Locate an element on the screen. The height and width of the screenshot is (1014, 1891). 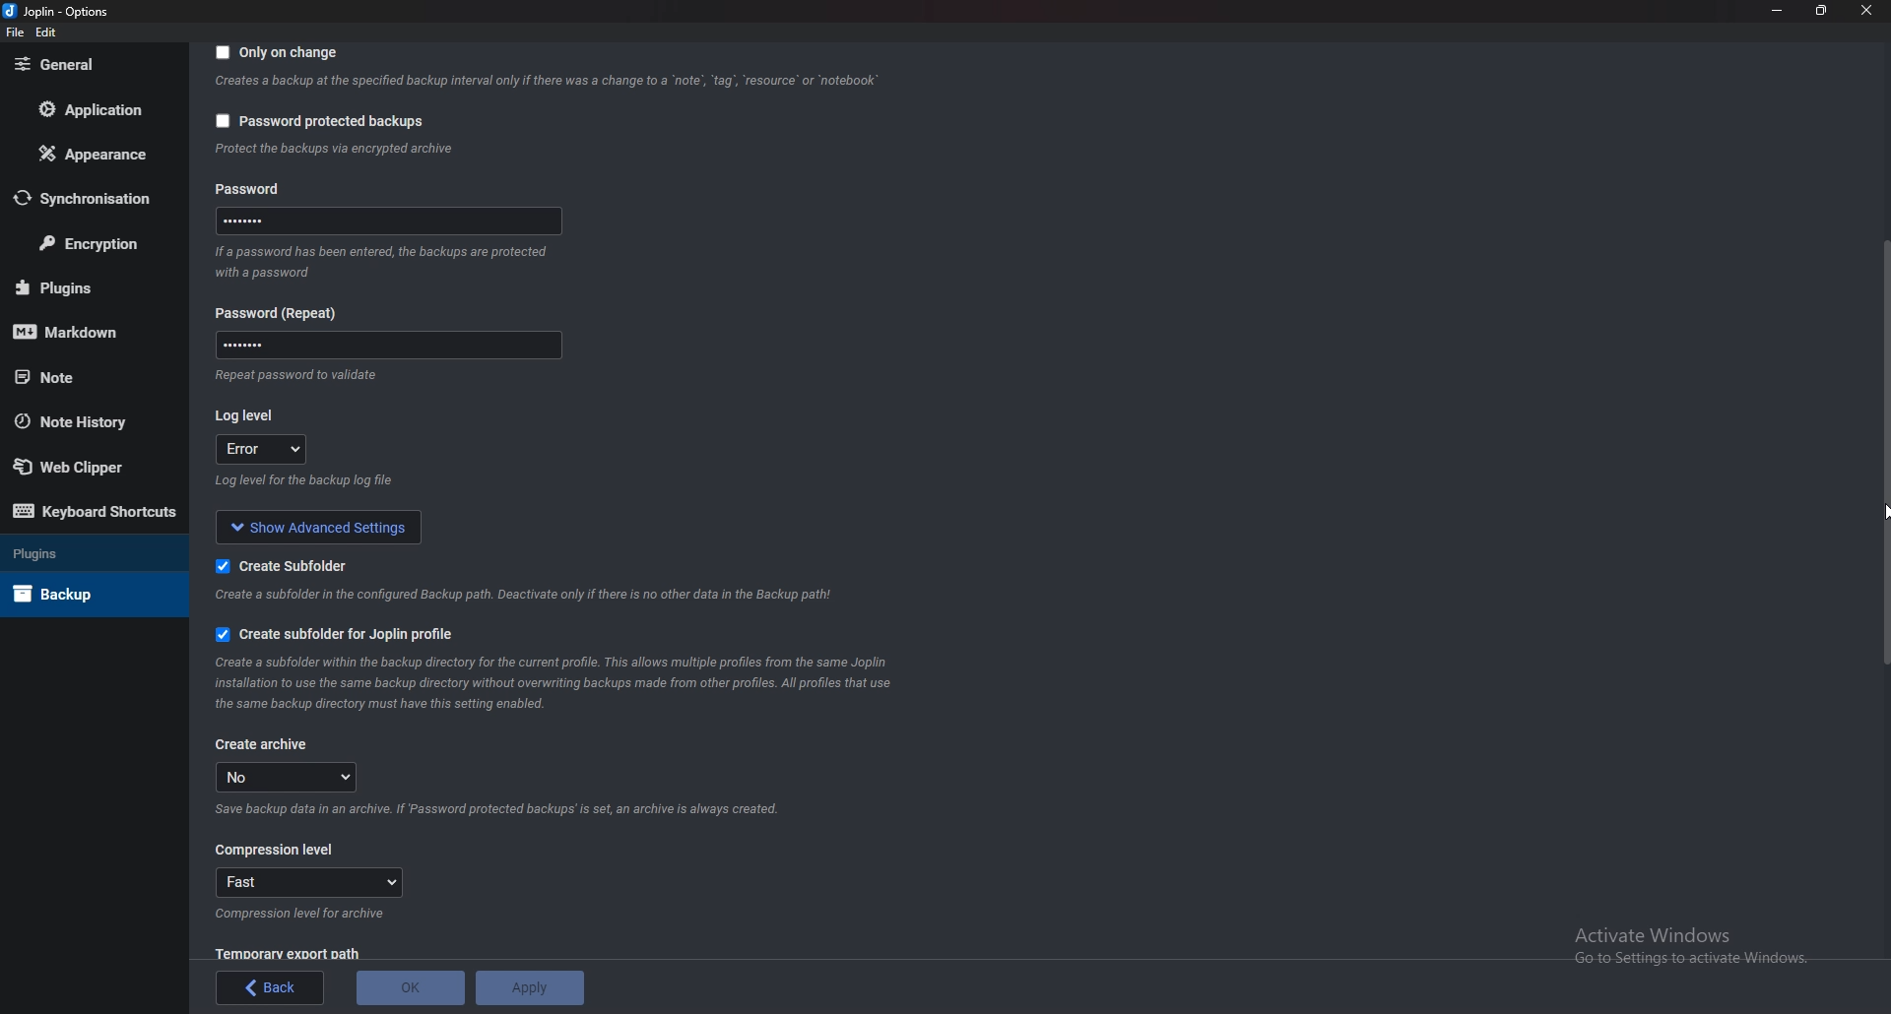
Password is located at coordinates (385, 224).